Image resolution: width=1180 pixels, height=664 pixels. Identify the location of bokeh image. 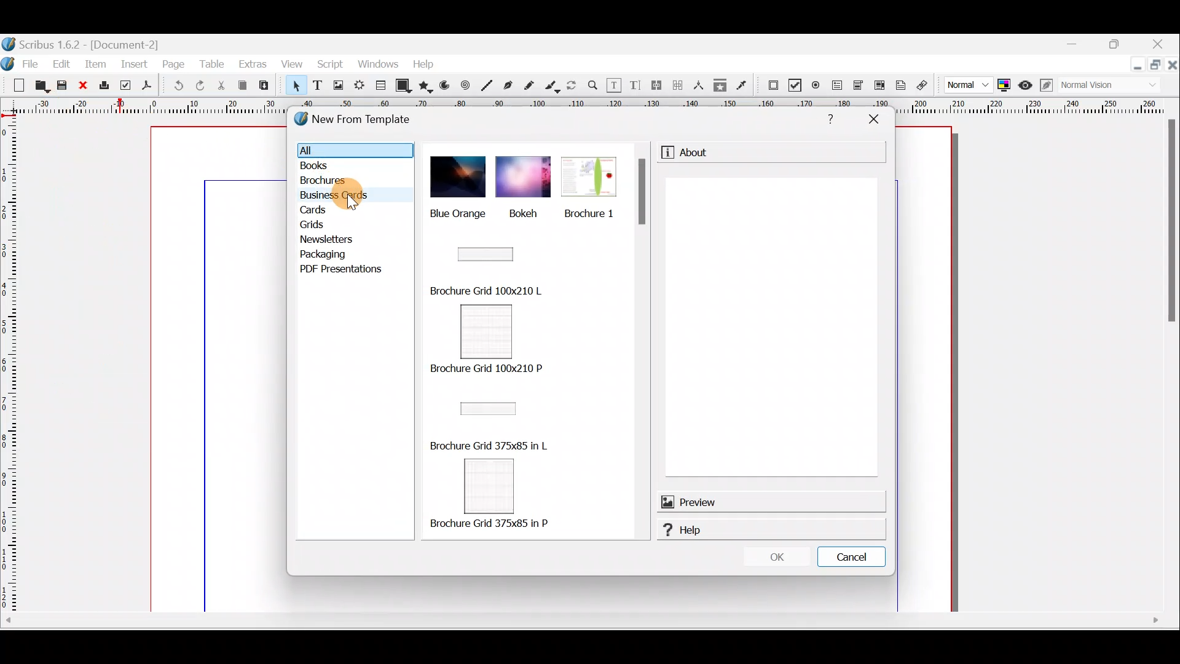
(524, 176).